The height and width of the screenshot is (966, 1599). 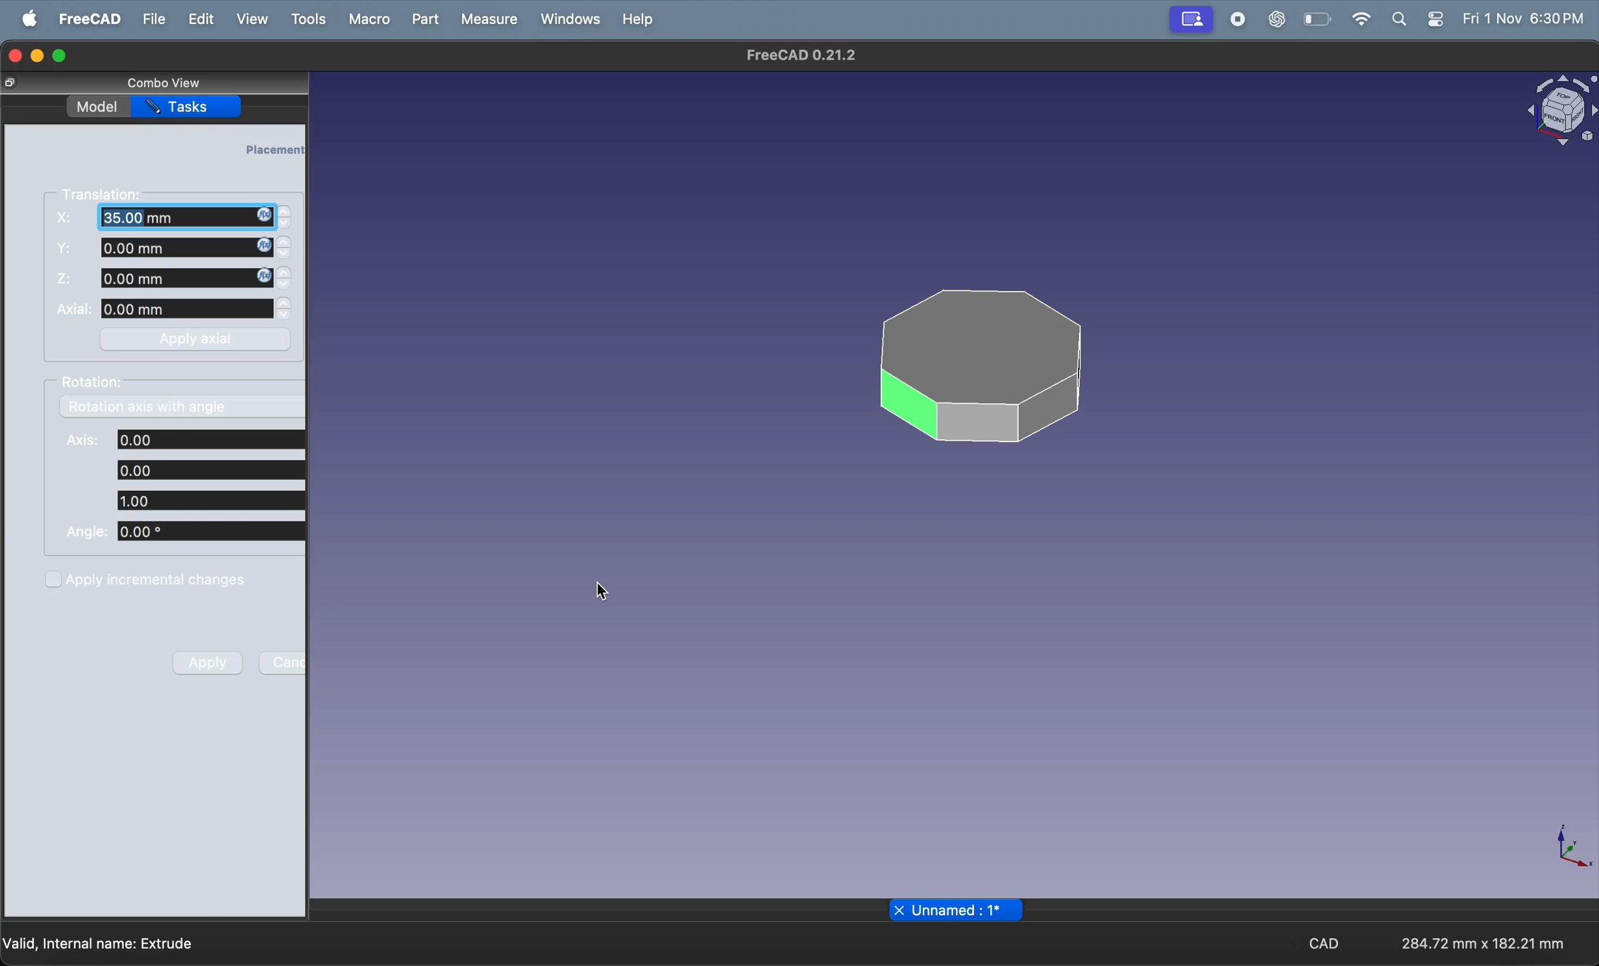 What do you see at coordinates (38, 56) in the screenshot?
I see `minimize` at bounding box center [38, 56].